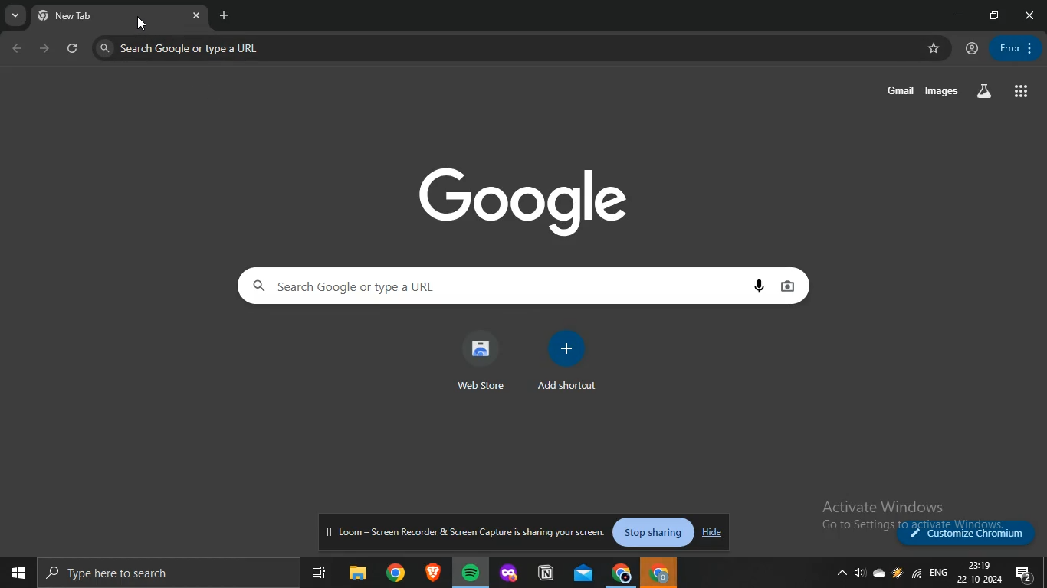  What do you see at coordinates (107, 15) in the screenshot?
I see `current tab` at bounding box center [107, 15].